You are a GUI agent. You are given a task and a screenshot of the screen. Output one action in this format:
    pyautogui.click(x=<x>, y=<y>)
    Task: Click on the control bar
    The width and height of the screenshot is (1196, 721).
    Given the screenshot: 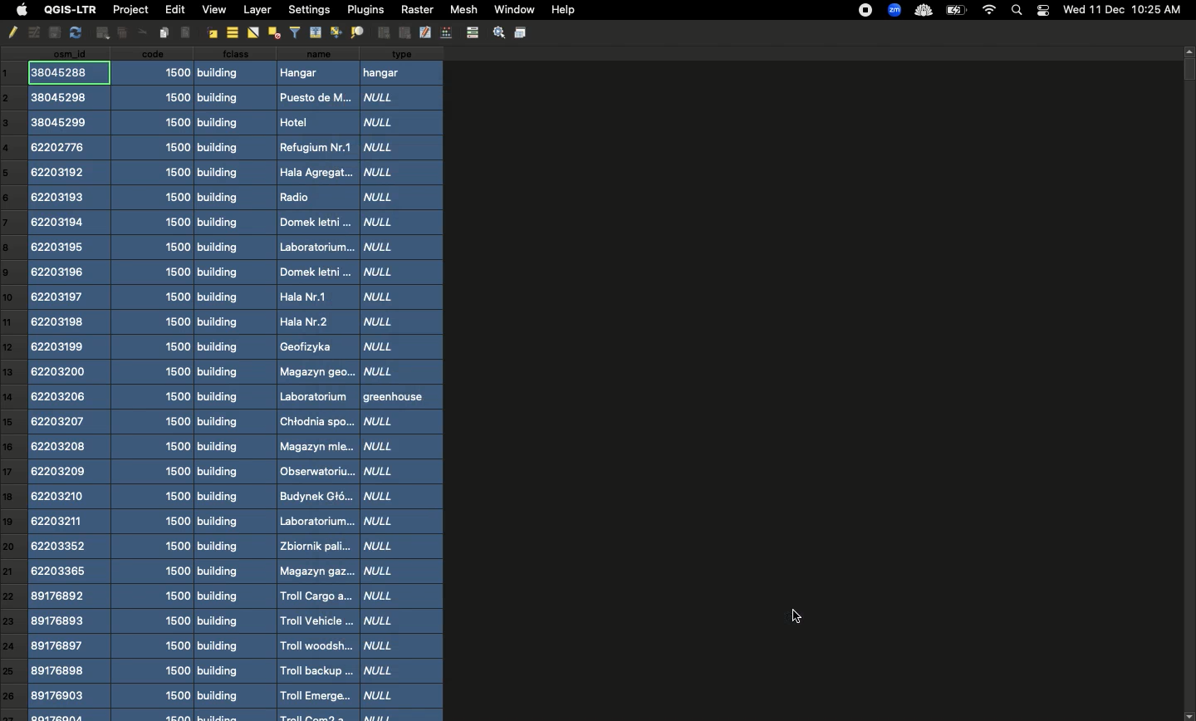 What is the action you would take?
    pyautogui.click(x=471, y=32)
    